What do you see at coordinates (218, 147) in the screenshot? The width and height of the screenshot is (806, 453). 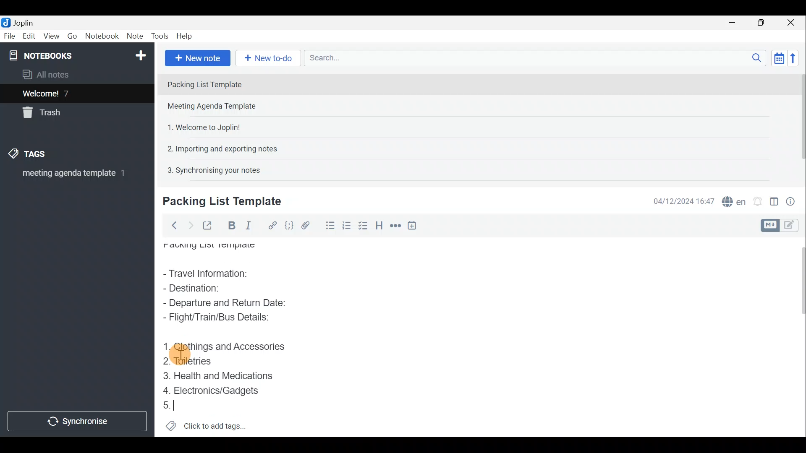 I see `Note 4` at bounding box center [218, 147].